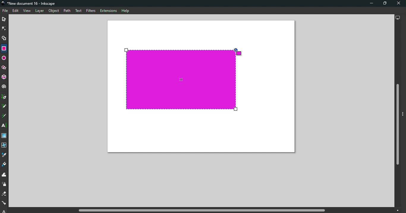 The height and width of the screenshot is (213, 406). Describe the element at coordinates (5, 106) in the screenshot. I see `Pencil tool` at that location.